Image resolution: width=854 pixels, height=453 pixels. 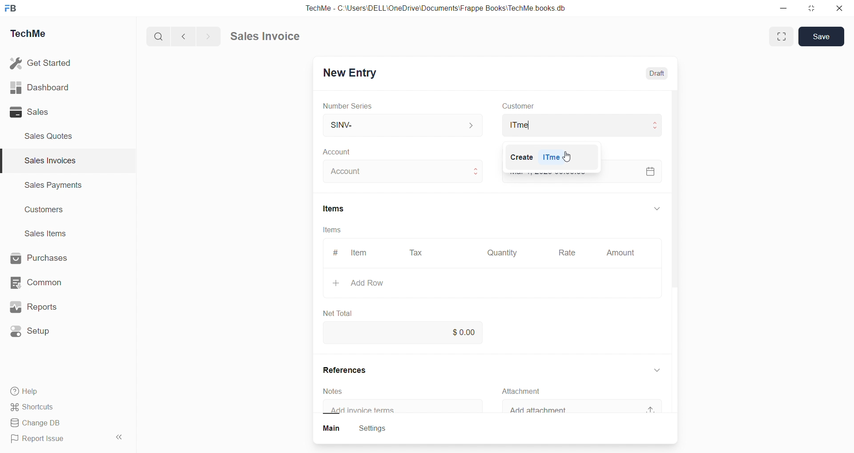 What do you see at coordinates (356, 252) in the screenshot?
I see `# Item` at bounding box center [356, 252].